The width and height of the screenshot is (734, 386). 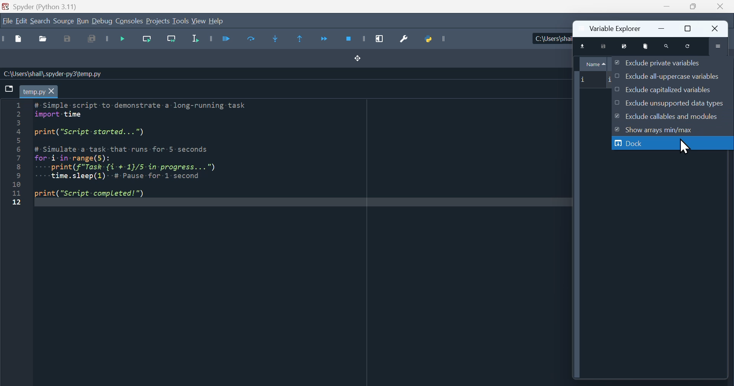 I want to click on save data, so click(x=603, y=46).